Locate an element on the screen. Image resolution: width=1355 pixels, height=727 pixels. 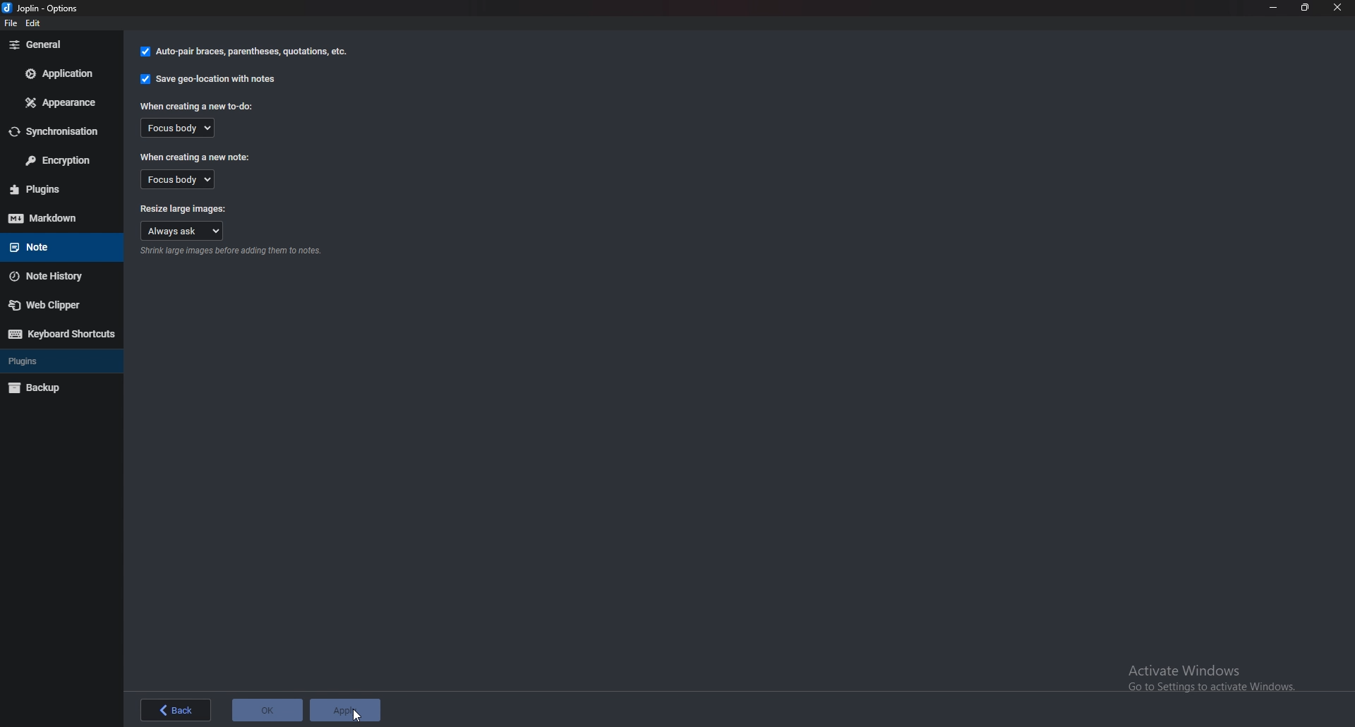
file is located at coordinates (10, 25).